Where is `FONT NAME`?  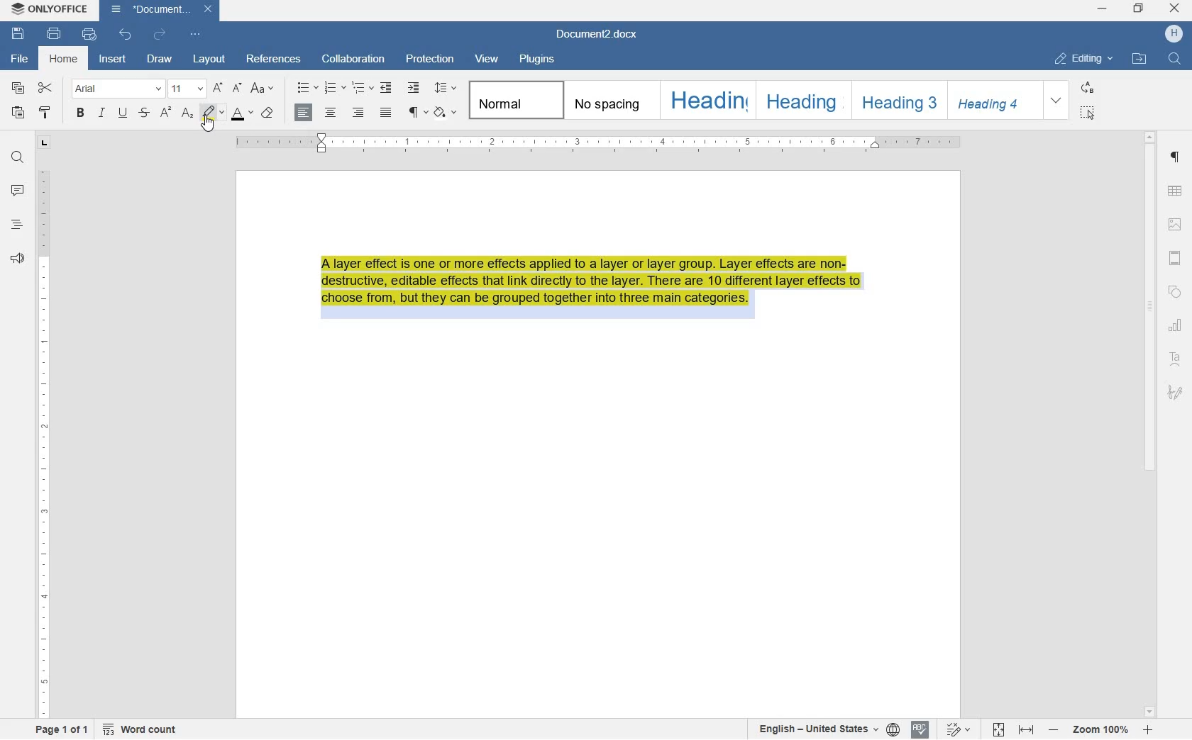
FONT NAME is located at coordinates (114, 89).